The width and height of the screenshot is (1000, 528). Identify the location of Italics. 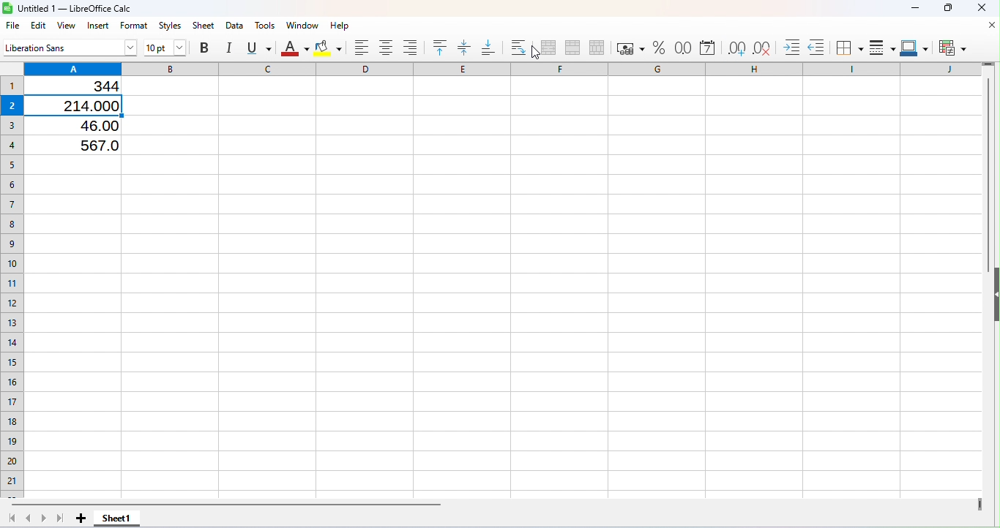
(230, 45).